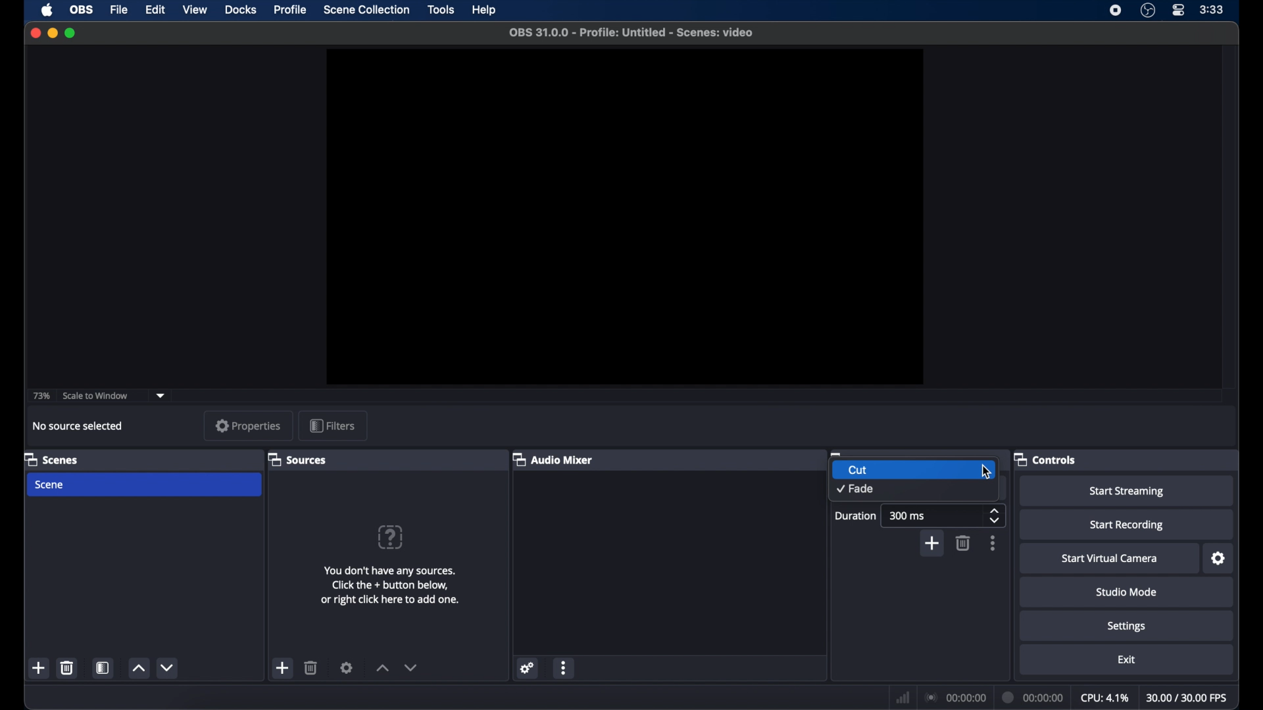  Describe the element at coordinates (903, 698) in the screenshot. I see `network` at that location.